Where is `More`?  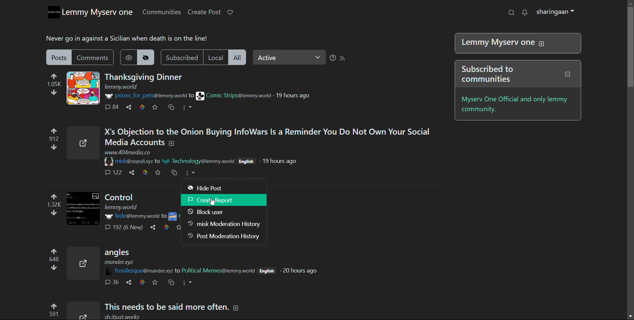
More is located at coordinates (193, 173).